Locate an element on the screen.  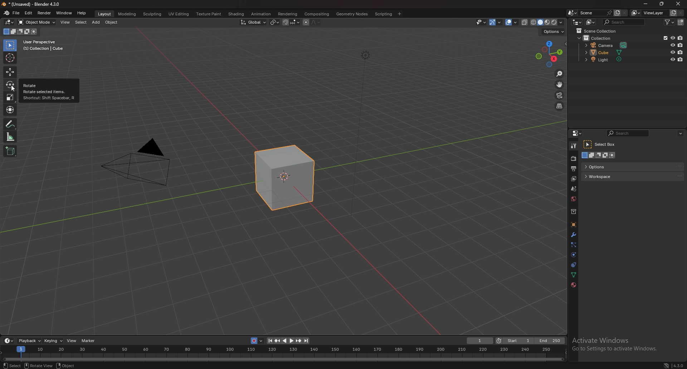
proportional editing falloff is located at coordinates (315, 22).